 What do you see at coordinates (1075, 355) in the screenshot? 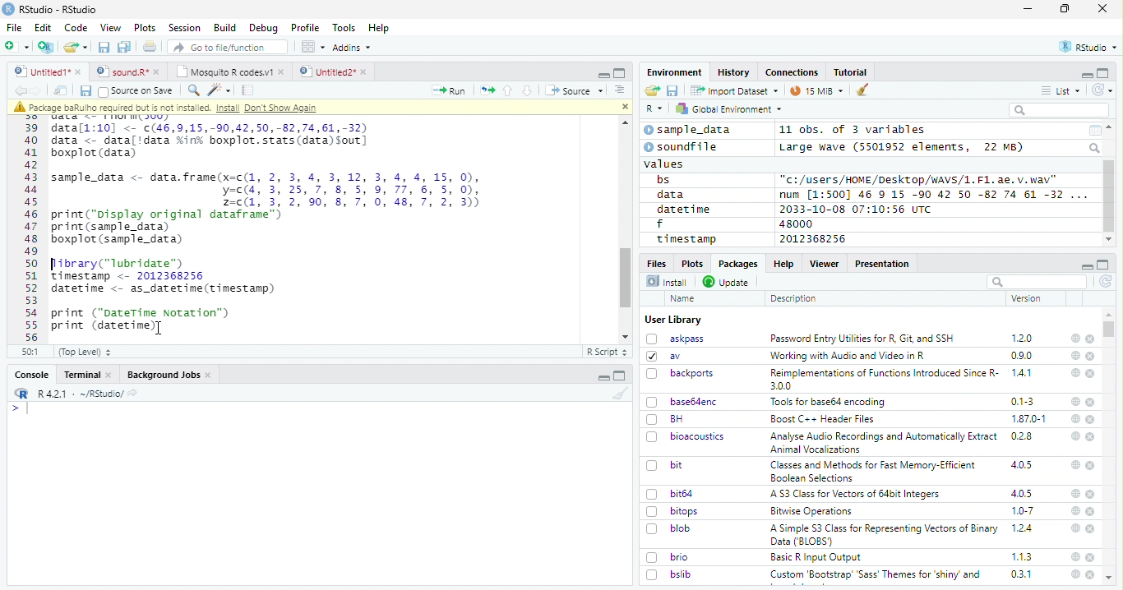
I see `help` at bounding box center [1075, 355].